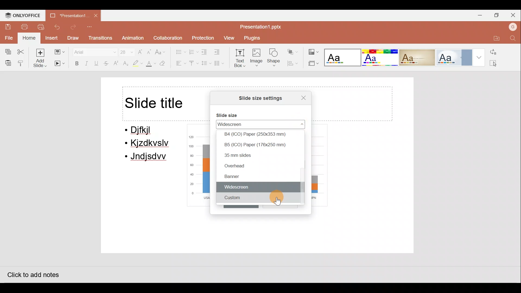 This screenshot has height=293, width=521. What do you see at coordinates (259, 199) in the screenshot?
I see `Custom` at bounding box center [259, 199].